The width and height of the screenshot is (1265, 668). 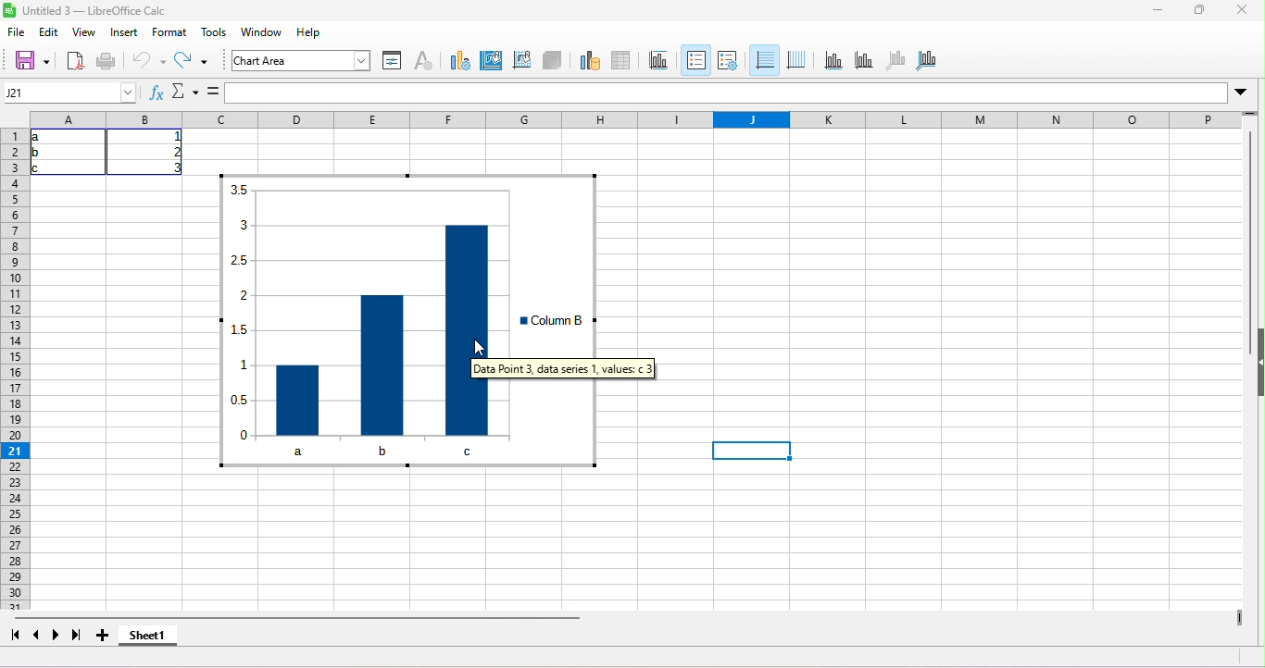 What do you see at coordinates (59, 637) in the screenshot?
I see `next sheet` at bounding box center [59, 637].